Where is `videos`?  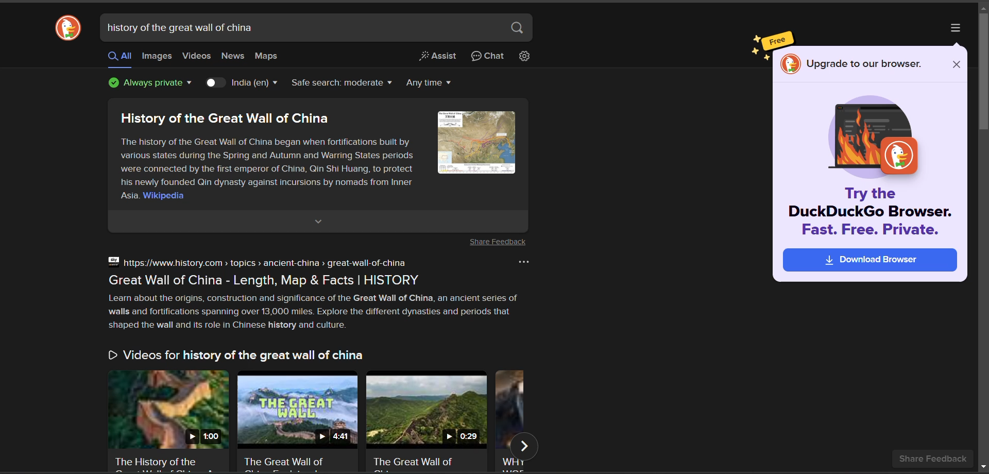
videos is located at coordinates (197, 56).